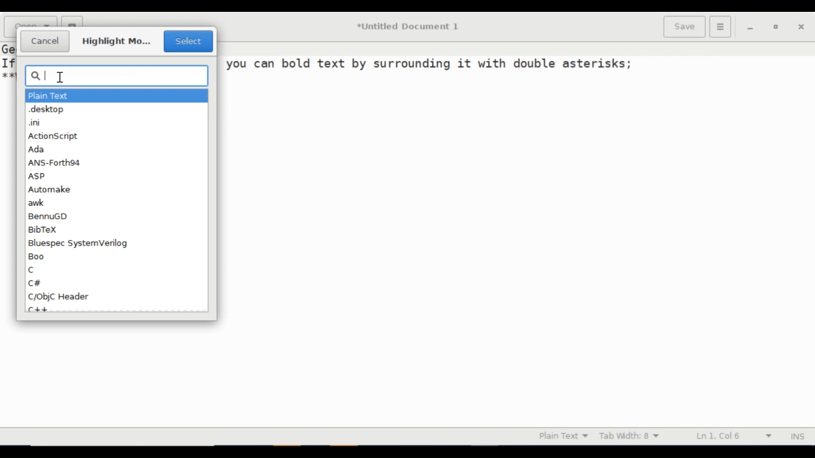 The height and width of the screenshot is (458, 815). What do you see at coordinates (683, 26) in the screenshot?
I see `Save` at bounding box center [683, 26].